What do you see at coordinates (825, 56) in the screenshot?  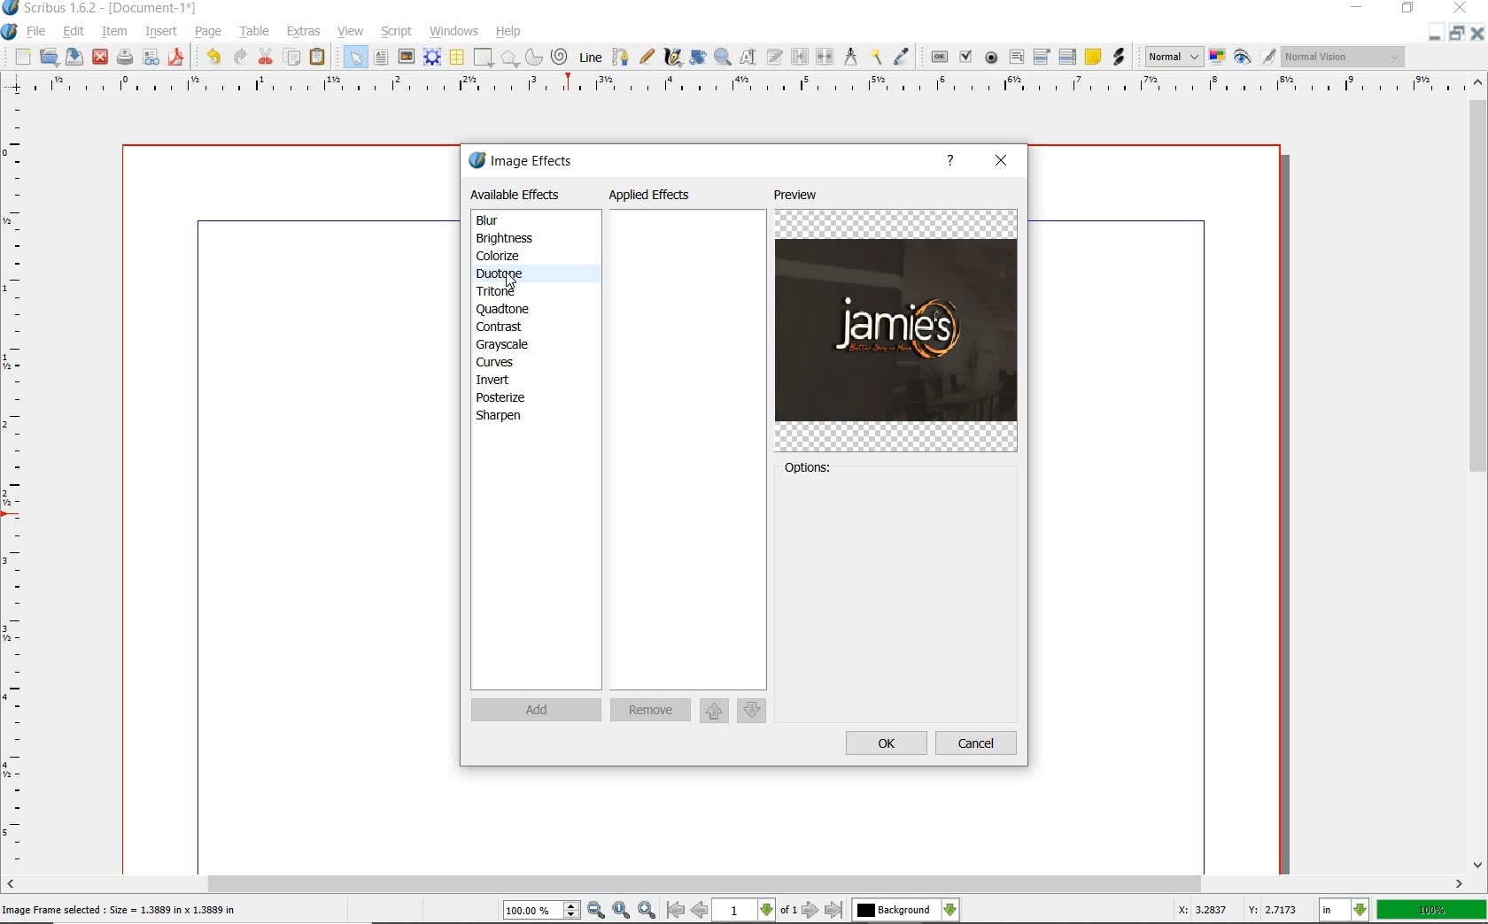 I see `unlink text frames` at bounding box center [825, 56].